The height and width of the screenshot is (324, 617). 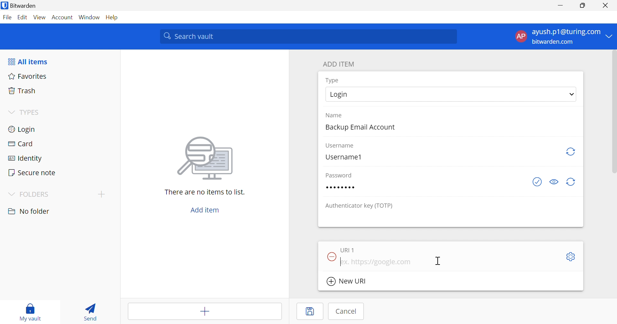 I want to click on FOLDERS, so click(x=29, y=194).